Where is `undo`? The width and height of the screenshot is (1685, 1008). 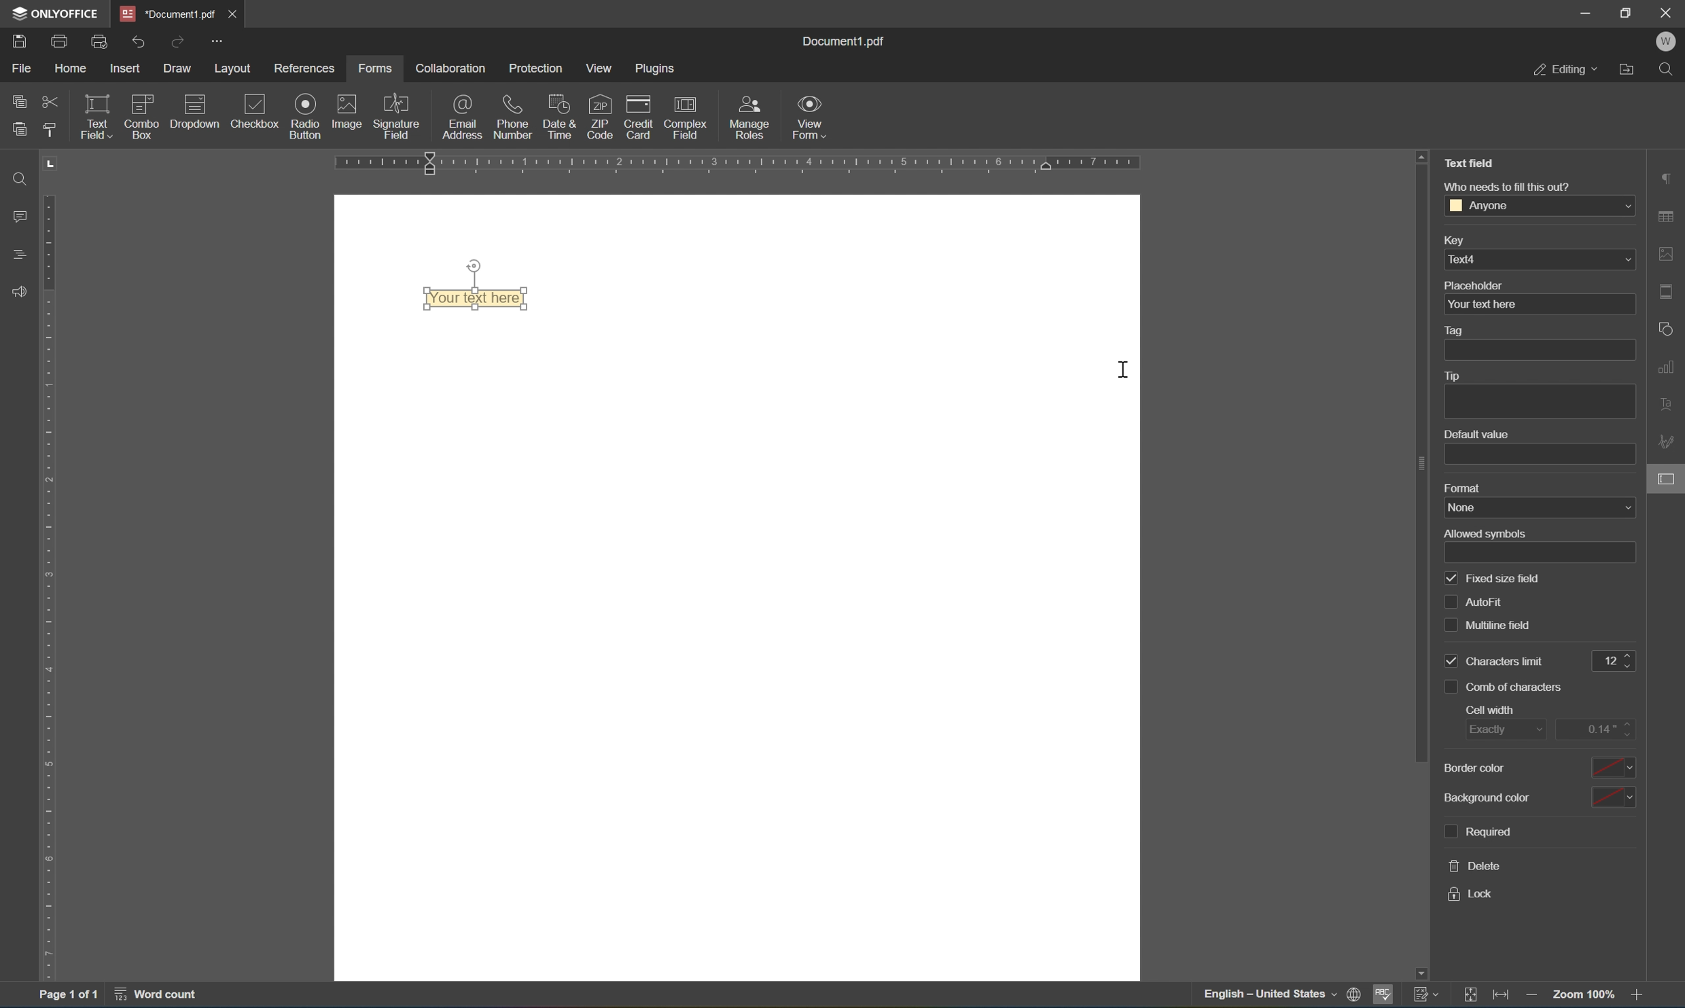
undo is located at coordinates (135, 42).